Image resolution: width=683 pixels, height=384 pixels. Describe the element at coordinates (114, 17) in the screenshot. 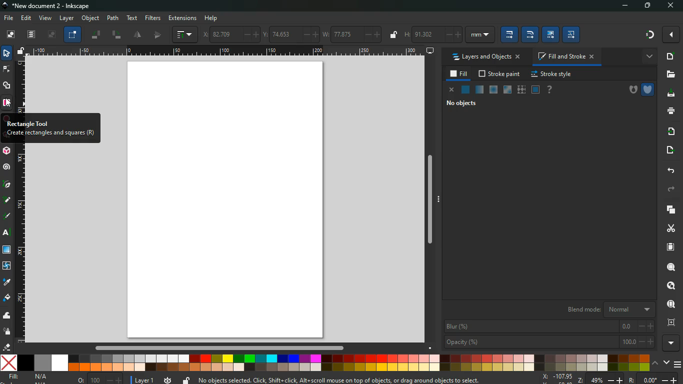

I see `path` at that location.